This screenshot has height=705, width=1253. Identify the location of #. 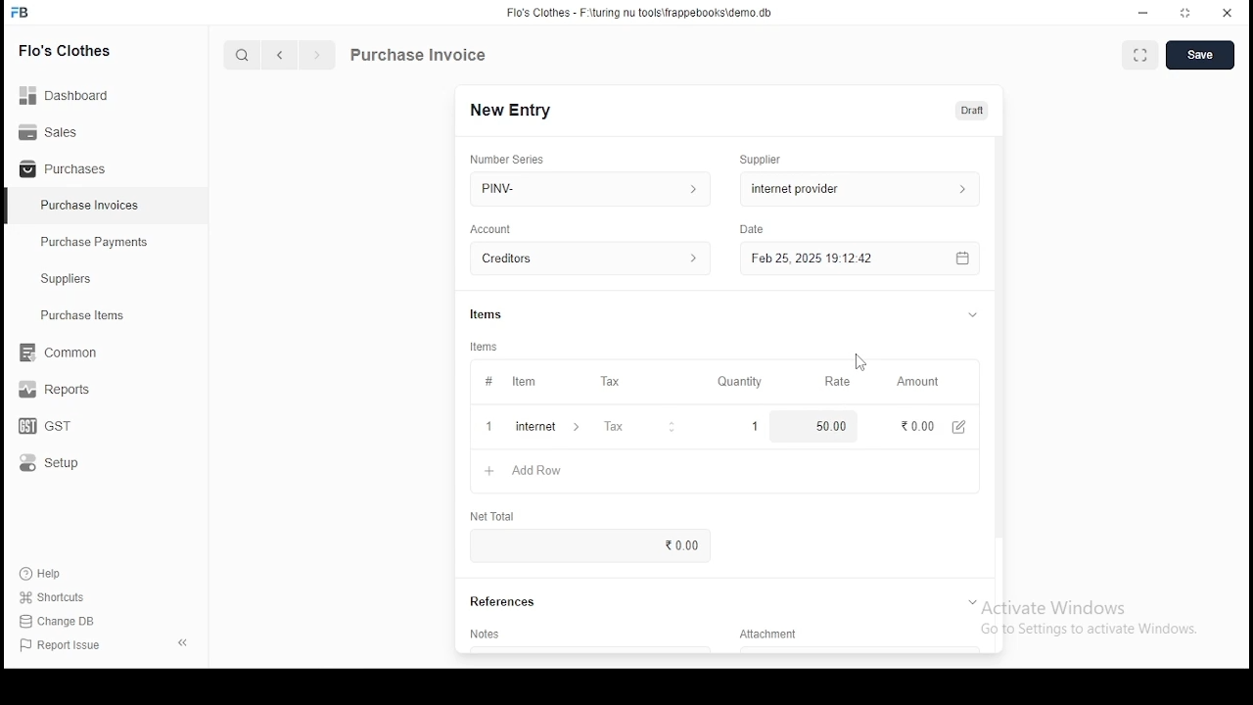
(488, 383).